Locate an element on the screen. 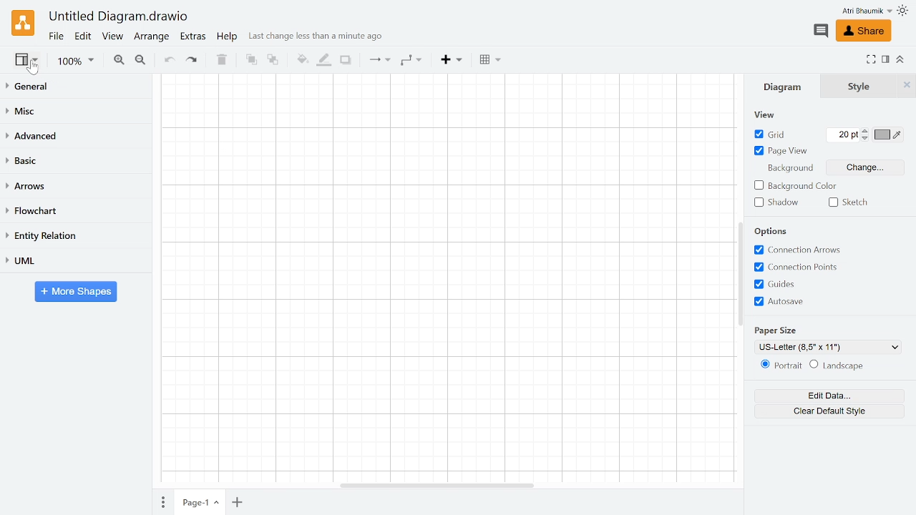 The width and height of the screenshot is (916, 515). Arrows is located at coordinates (75, 187).